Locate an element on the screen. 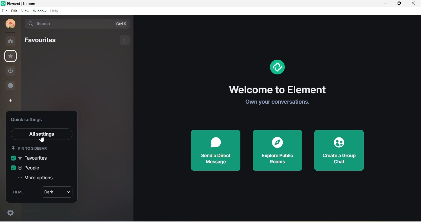  window is located at coordinates (40, 11).